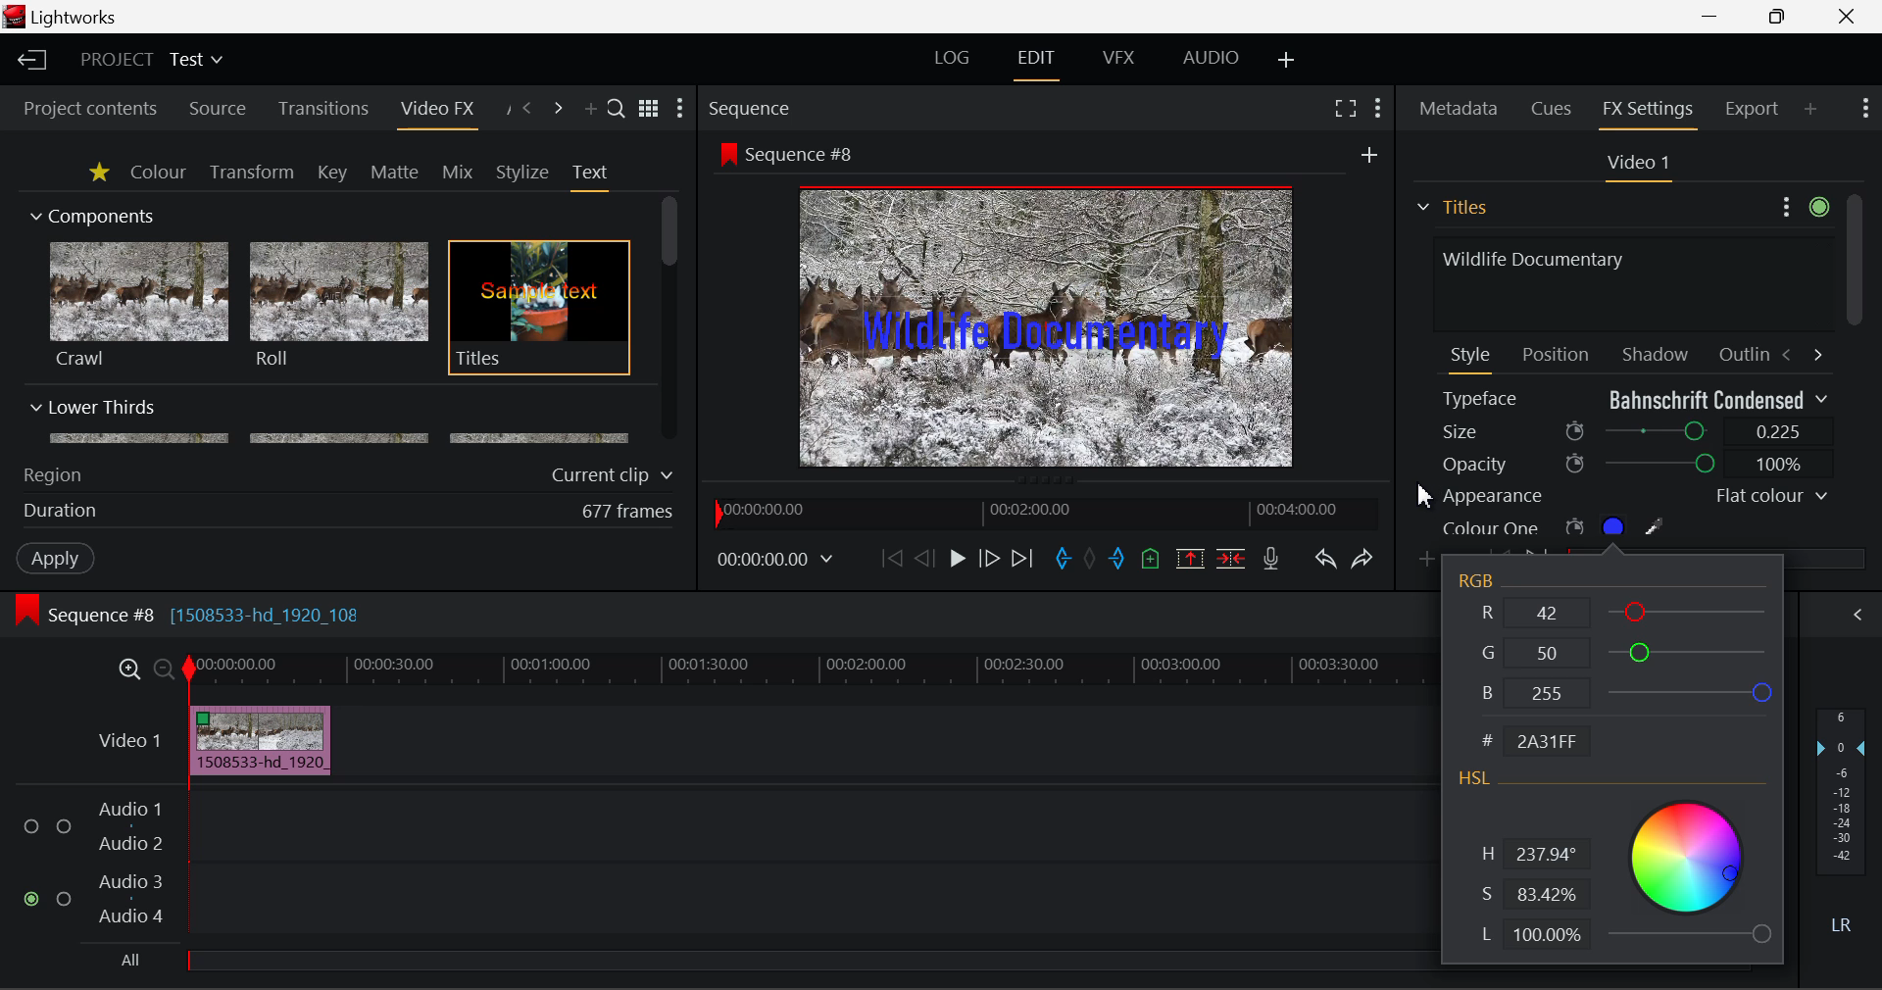  I want to click on Show Settings, so click(1380, 109).